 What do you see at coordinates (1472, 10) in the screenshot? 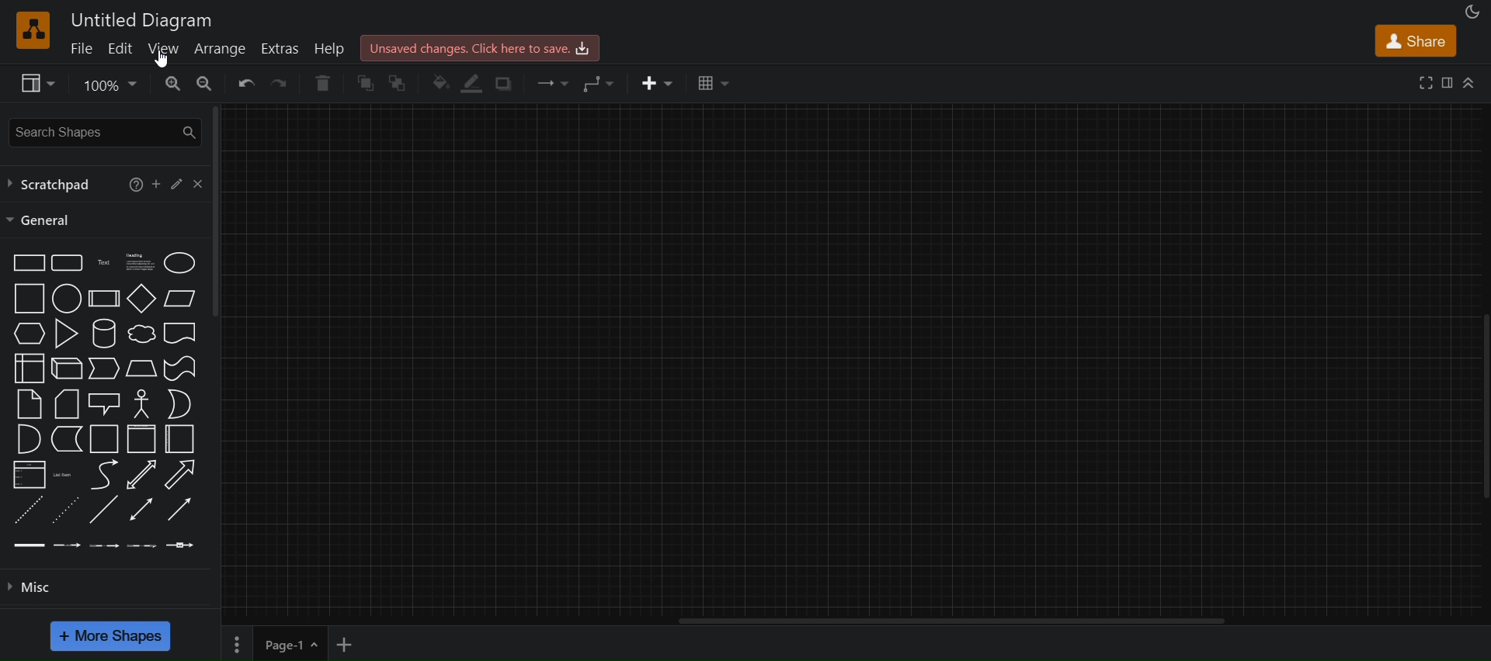
I see `appearance` at bounding box center [1472, 10].